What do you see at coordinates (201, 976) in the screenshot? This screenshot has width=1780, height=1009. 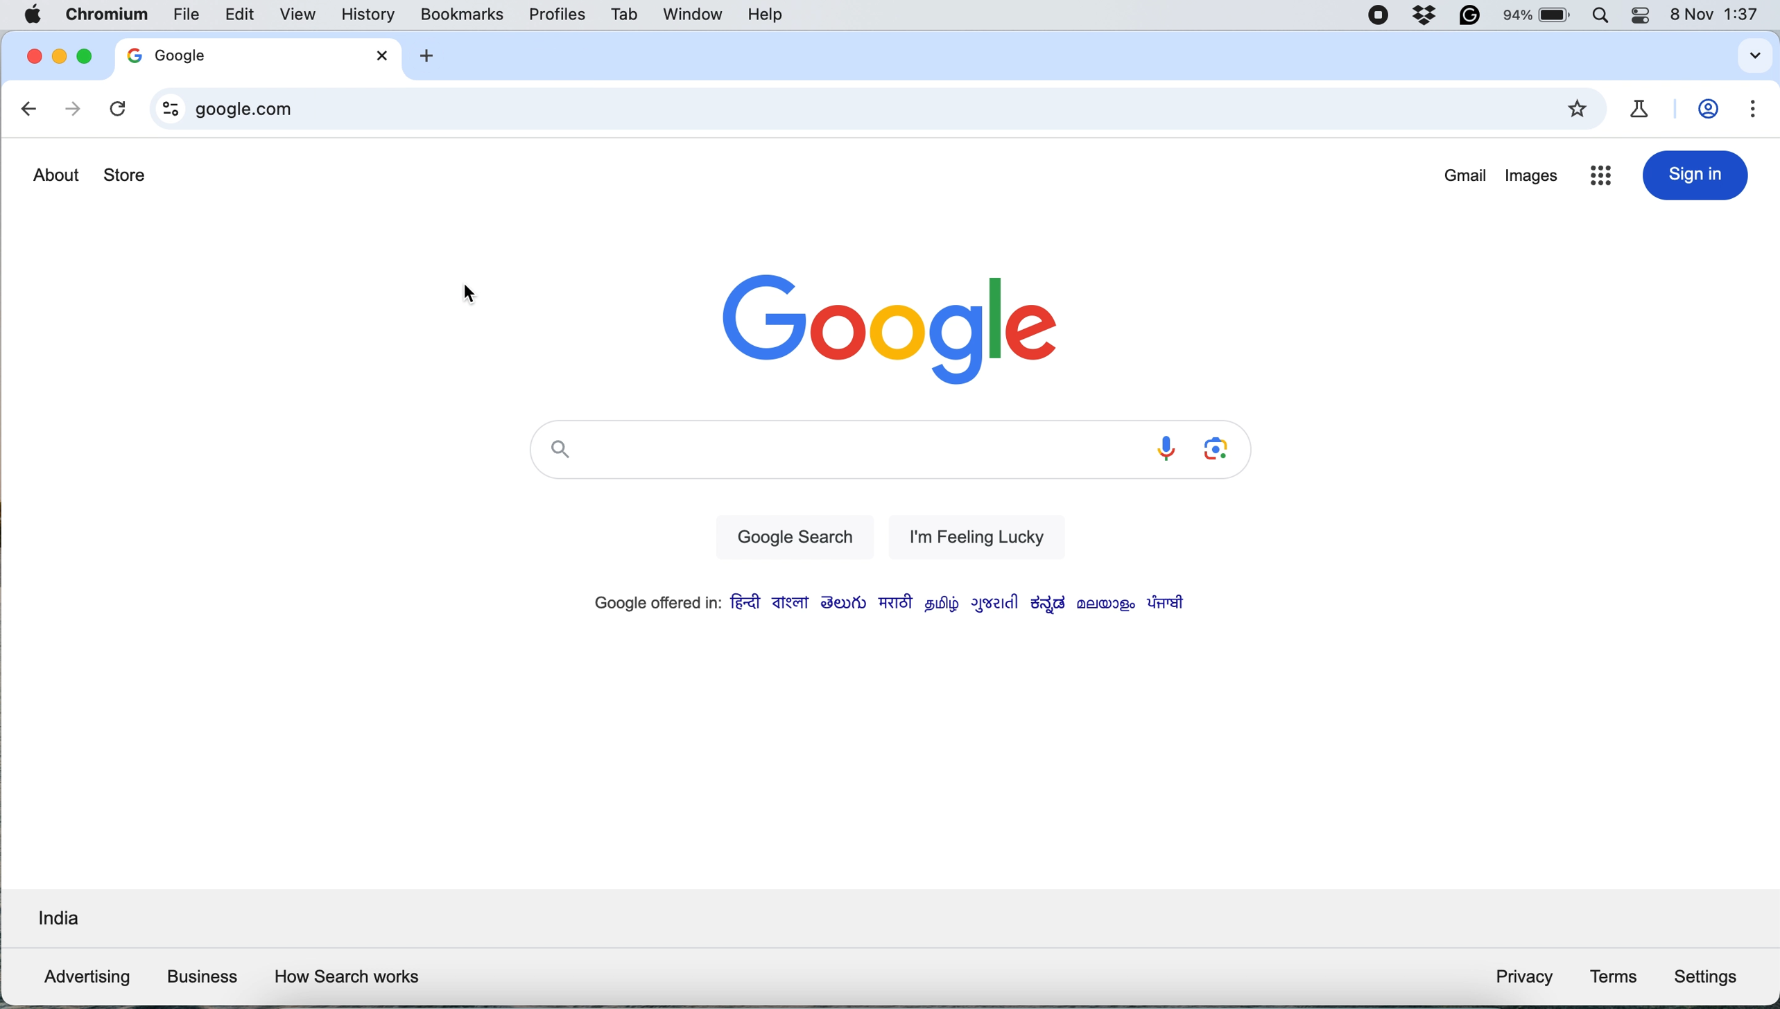 I see `business` at bounding box center [201, 976].